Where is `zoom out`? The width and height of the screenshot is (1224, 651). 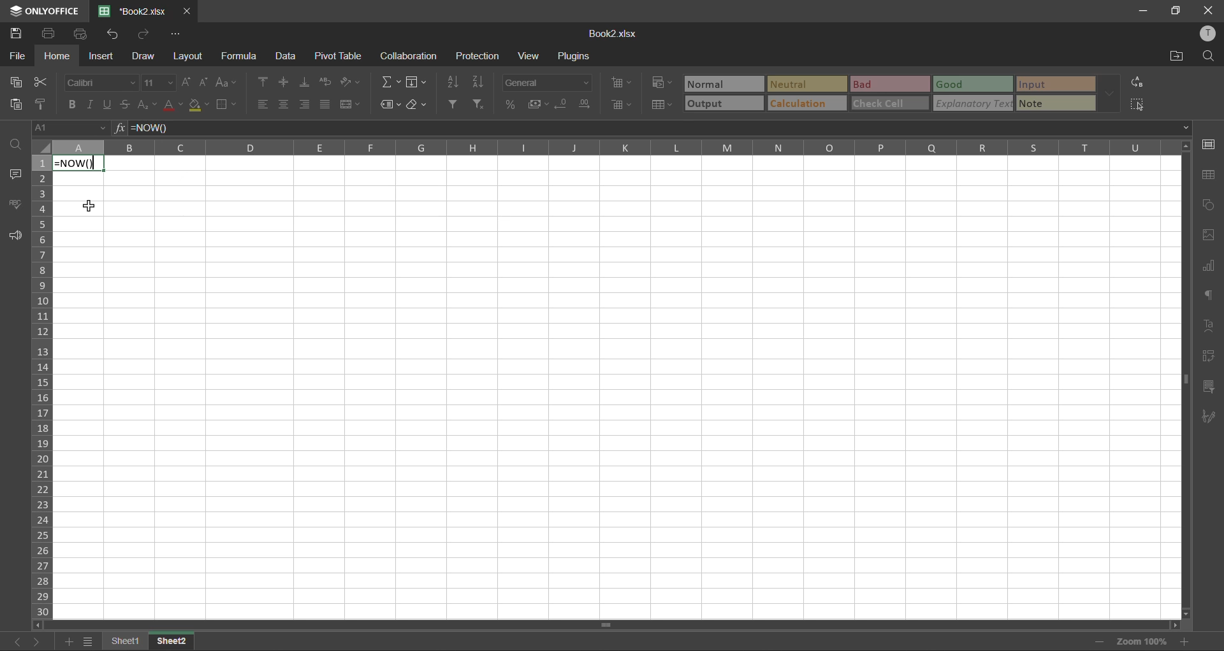 zoom out is located at coordinates (1096, 643).